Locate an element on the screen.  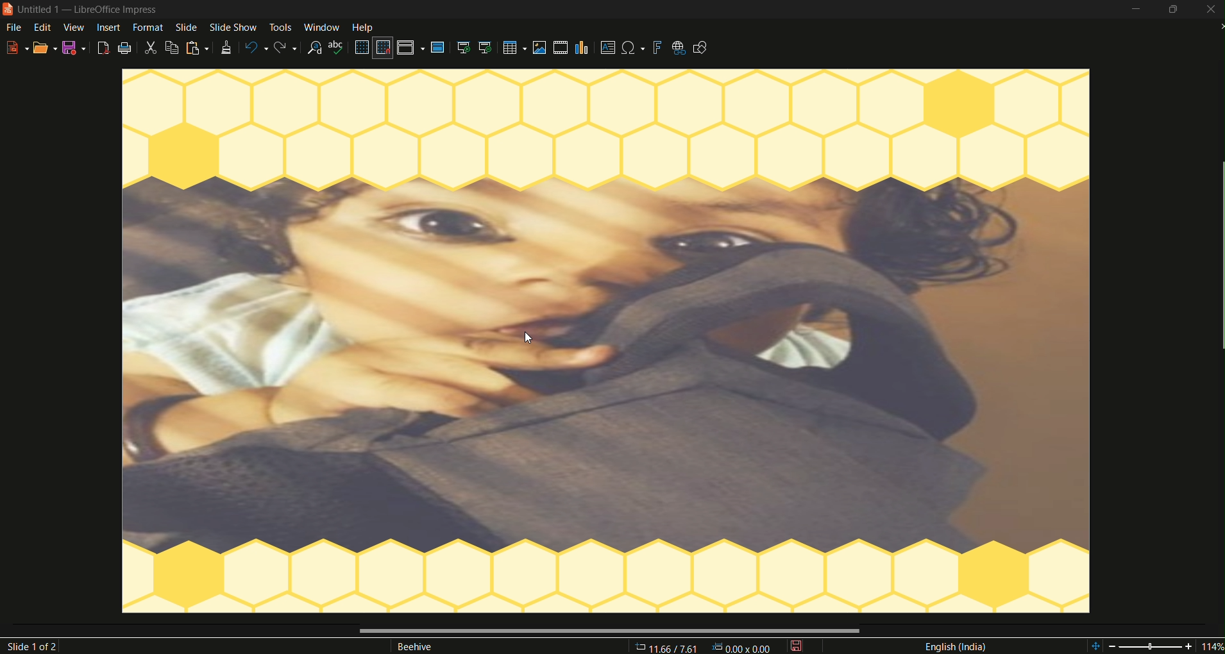
close is located at coordinates (1210, 10).